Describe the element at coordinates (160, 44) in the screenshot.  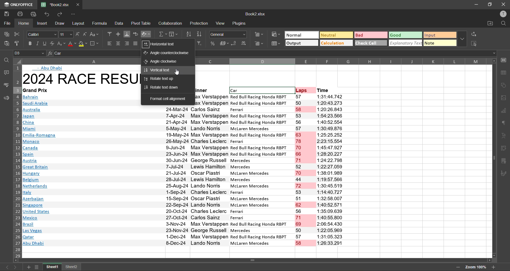
I see `horizontal text` at that location.